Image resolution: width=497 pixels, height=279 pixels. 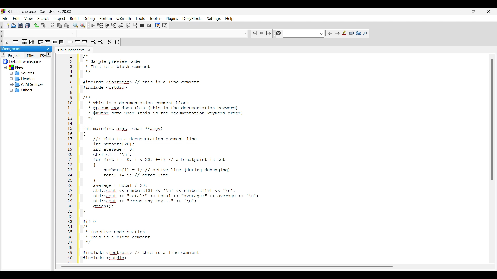 What do you see at coordinates (20, 25) in the screenshot?
I see `Save` at bounding box center [20, 25].